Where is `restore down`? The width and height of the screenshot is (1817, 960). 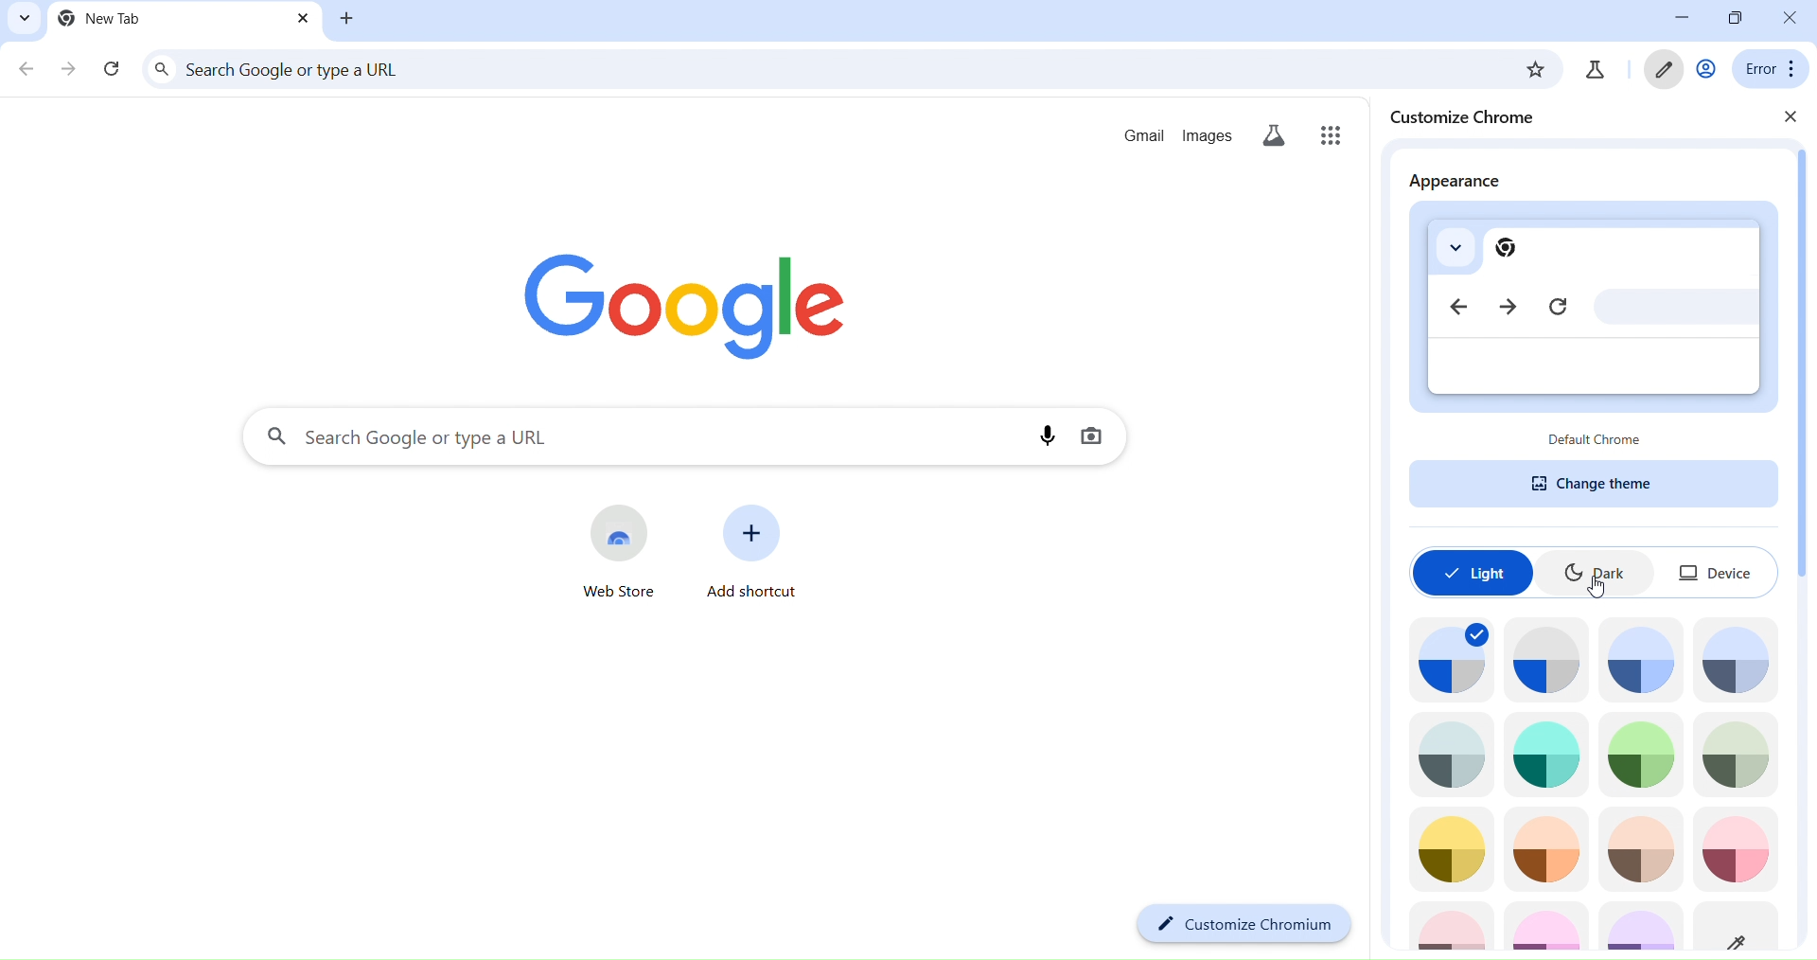 restore down is located at coordinates (1739, 16).